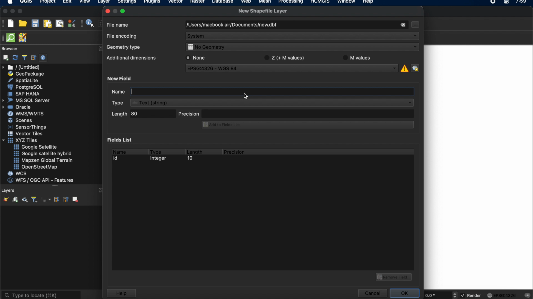 Image resolution: width=533 pixels, height=299 pixels. I want to click on render, so click(472, 296).